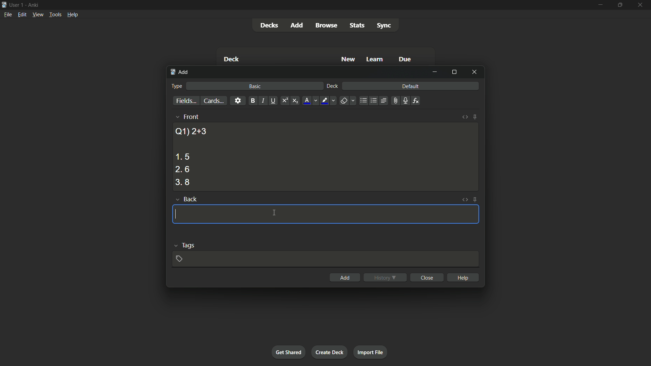 This screenshot has height=366, width=651. Describe the element at coordinates (435, 72) in the screenshot. I see `minimize` at that location.